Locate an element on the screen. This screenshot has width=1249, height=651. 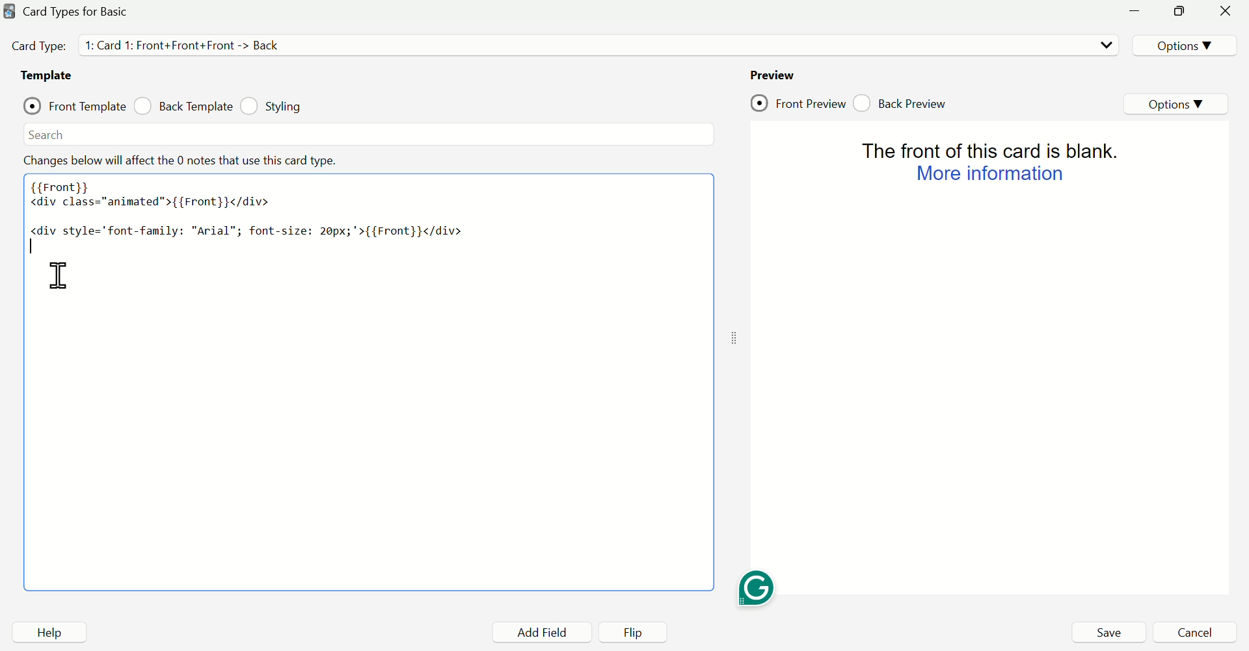
Flip is located at coordinates (627, 632).